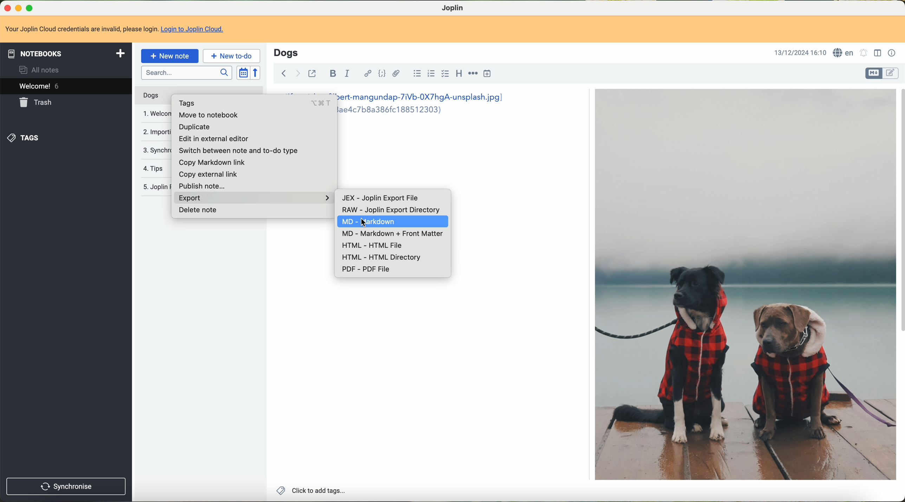 The height and width of the screenshot is (502, 905). I want to click on export, so click(252, 198).